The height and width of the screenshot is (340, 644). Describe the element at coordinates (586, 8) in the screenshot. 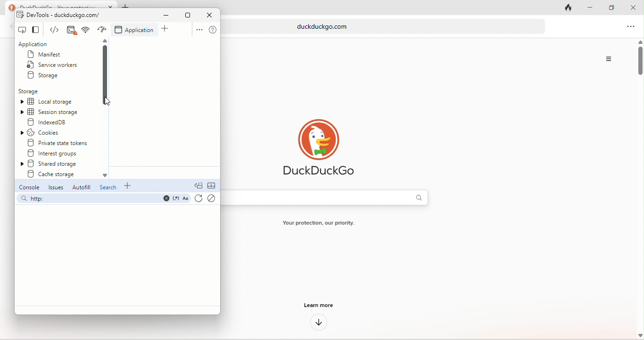

I see `minimize` at that location.